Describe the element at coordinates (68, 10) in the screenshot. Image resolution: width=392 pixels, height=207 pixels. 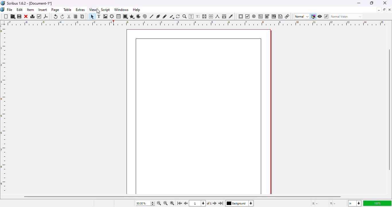
I see `table` at that location.